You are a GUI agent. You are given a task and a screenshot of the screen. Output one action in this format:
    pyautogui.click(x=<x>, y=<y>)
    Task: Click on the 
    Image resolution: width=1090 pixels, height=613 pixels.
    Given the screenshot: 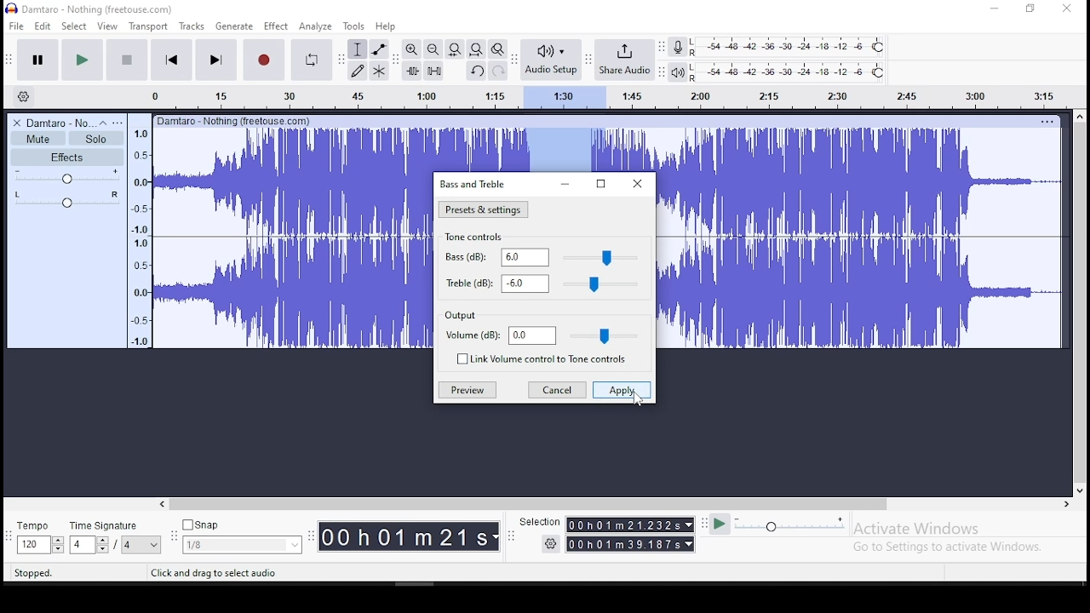 What is the action you would take?
    pyautogui.click(x=588, y=60)
    